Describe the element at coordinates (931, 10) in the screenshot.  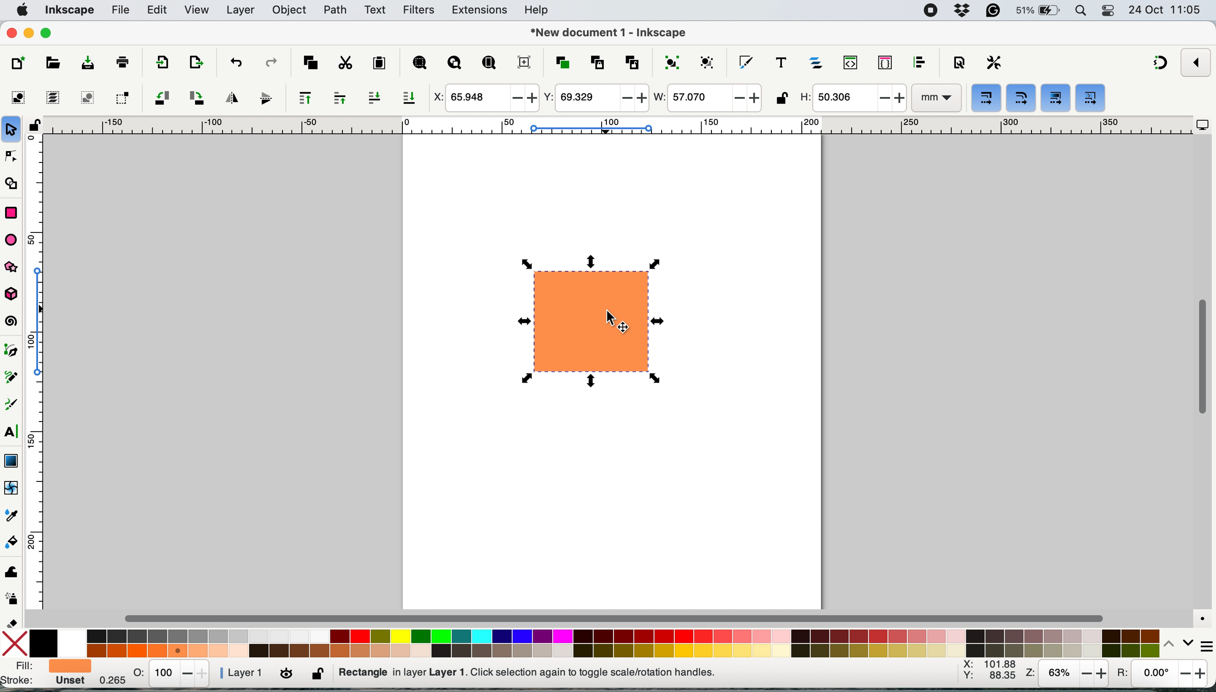
I see `screen recorder` at that location.